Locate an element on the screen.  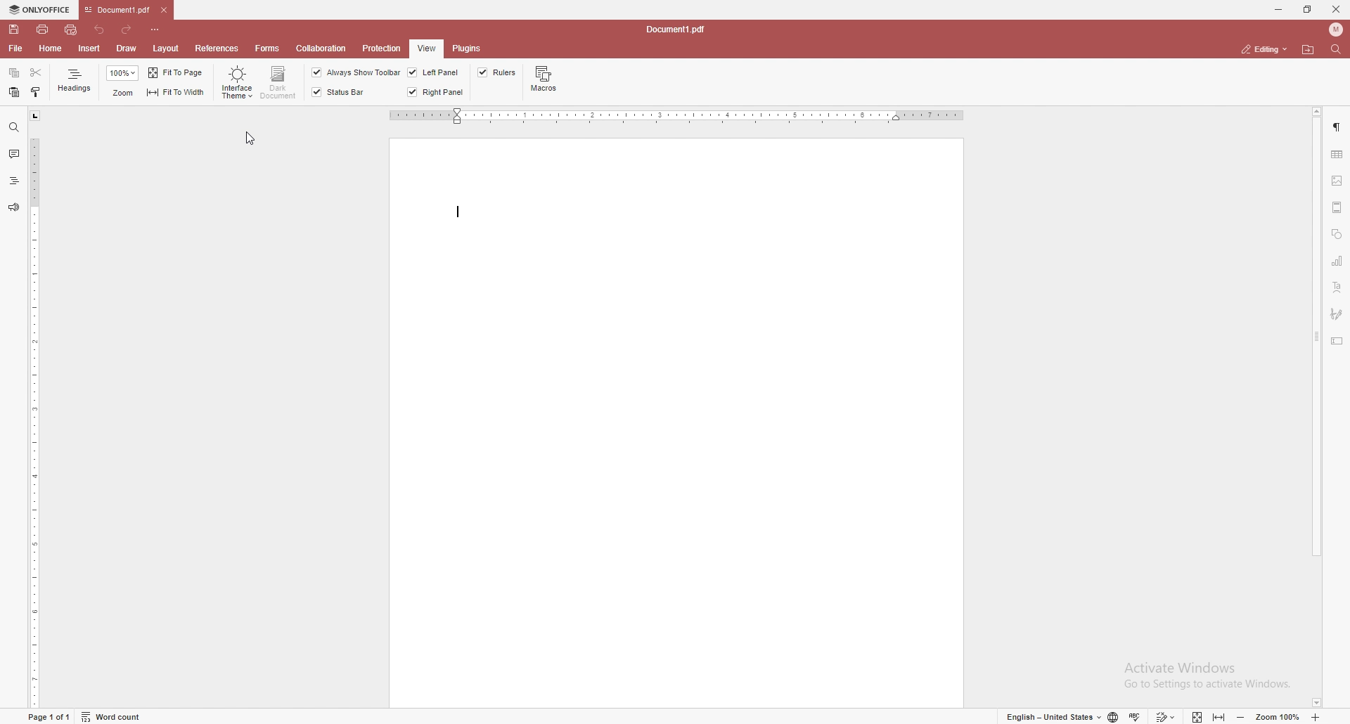
heading is located at coordinates (14, 181).